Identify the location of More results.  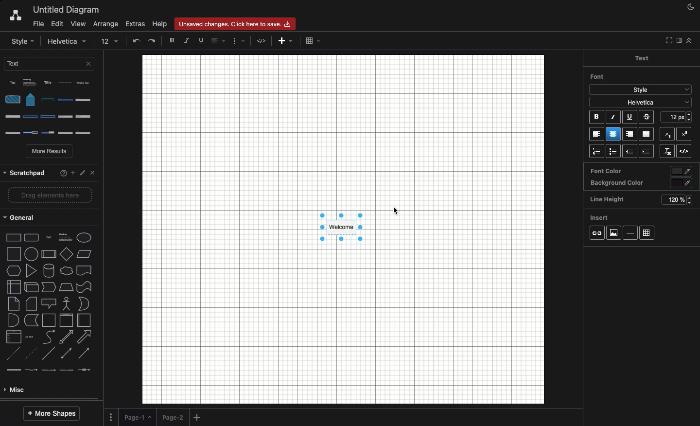
(50, 152).